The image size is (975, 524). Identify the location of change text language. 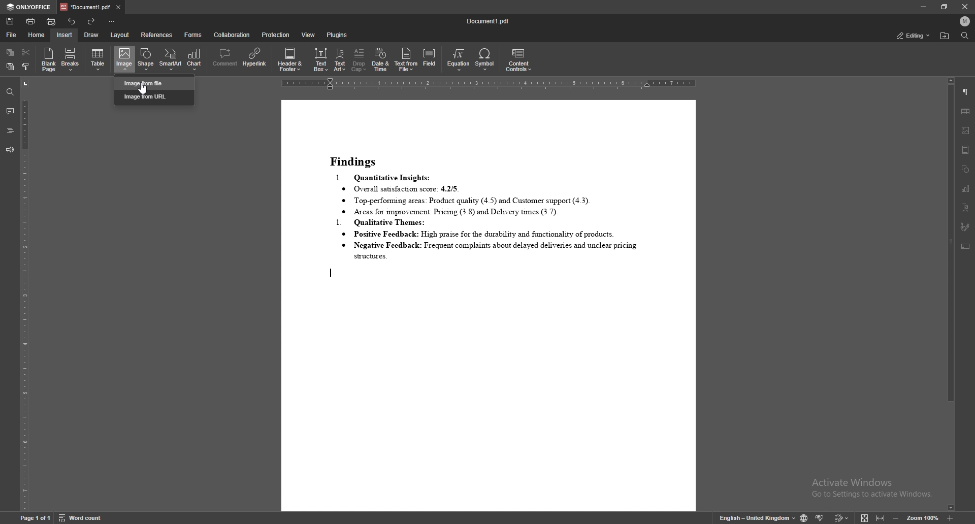
(757, 518).